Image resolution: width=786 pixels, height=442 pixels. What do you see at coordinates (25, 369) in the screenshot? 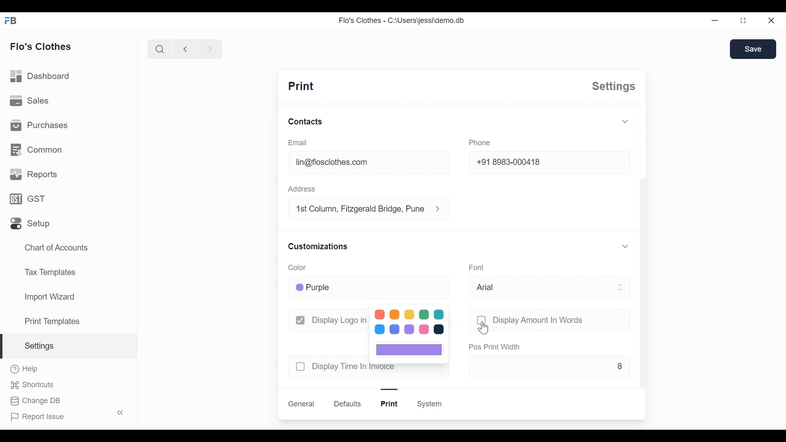
I see `help` at bounding box center [25, 369].